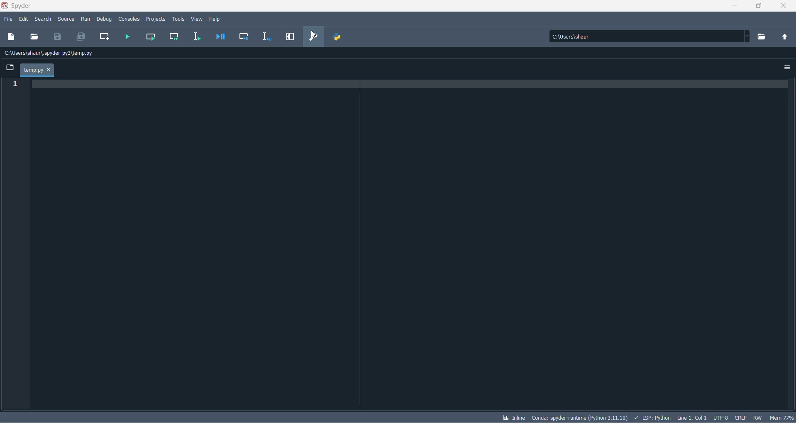 The height and width of the screenshot is (423, 796). I want to click on line and column number, so click(692, 416).